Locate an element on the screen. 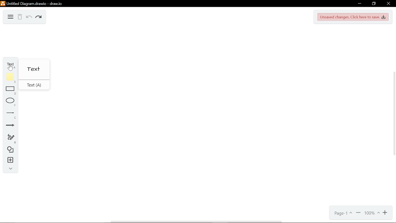  Rectangle is located at coordinates (9, 91).